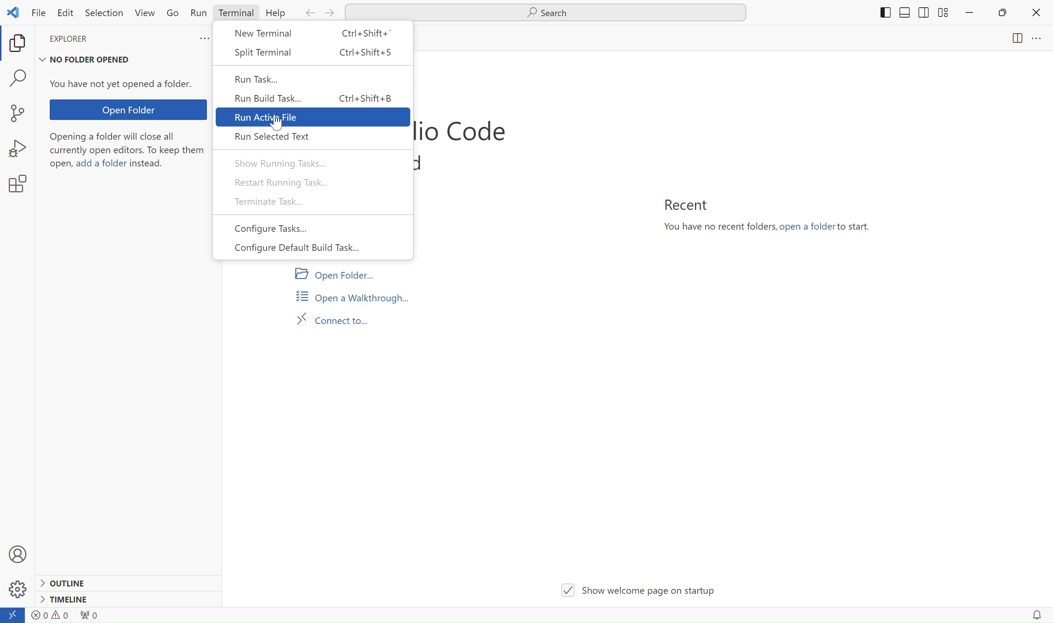 Image resolution: width=1053 pixels, height=623 pixels. I want to click on minimize, so click(969, 13).